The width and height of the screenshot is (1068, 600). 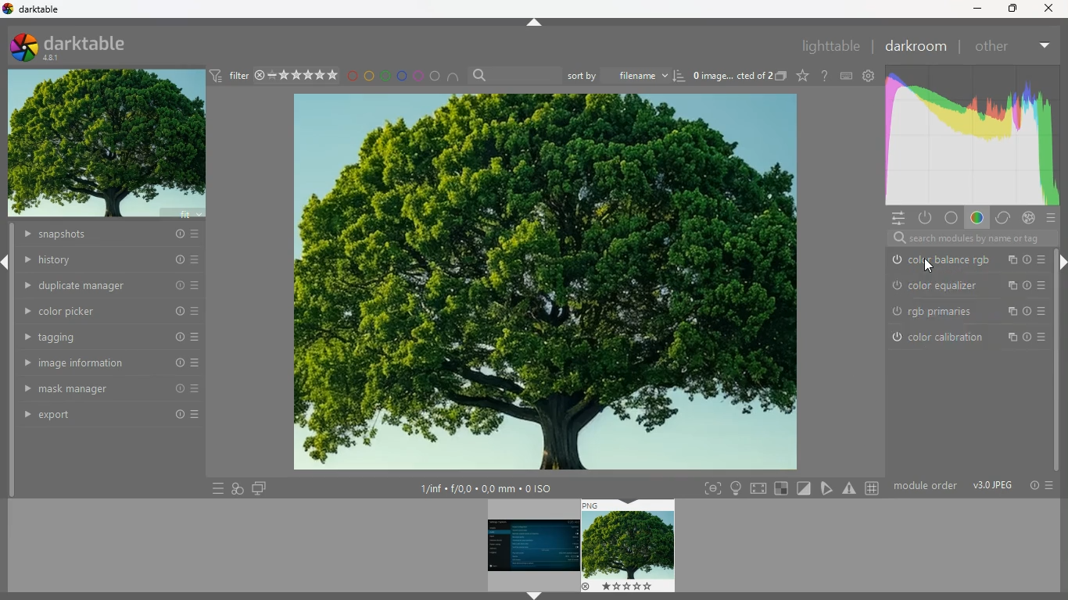 What do you see at coordinates (1010, 8) in the screenshot?
I see `maximize` at bounding box center [1010, 8].